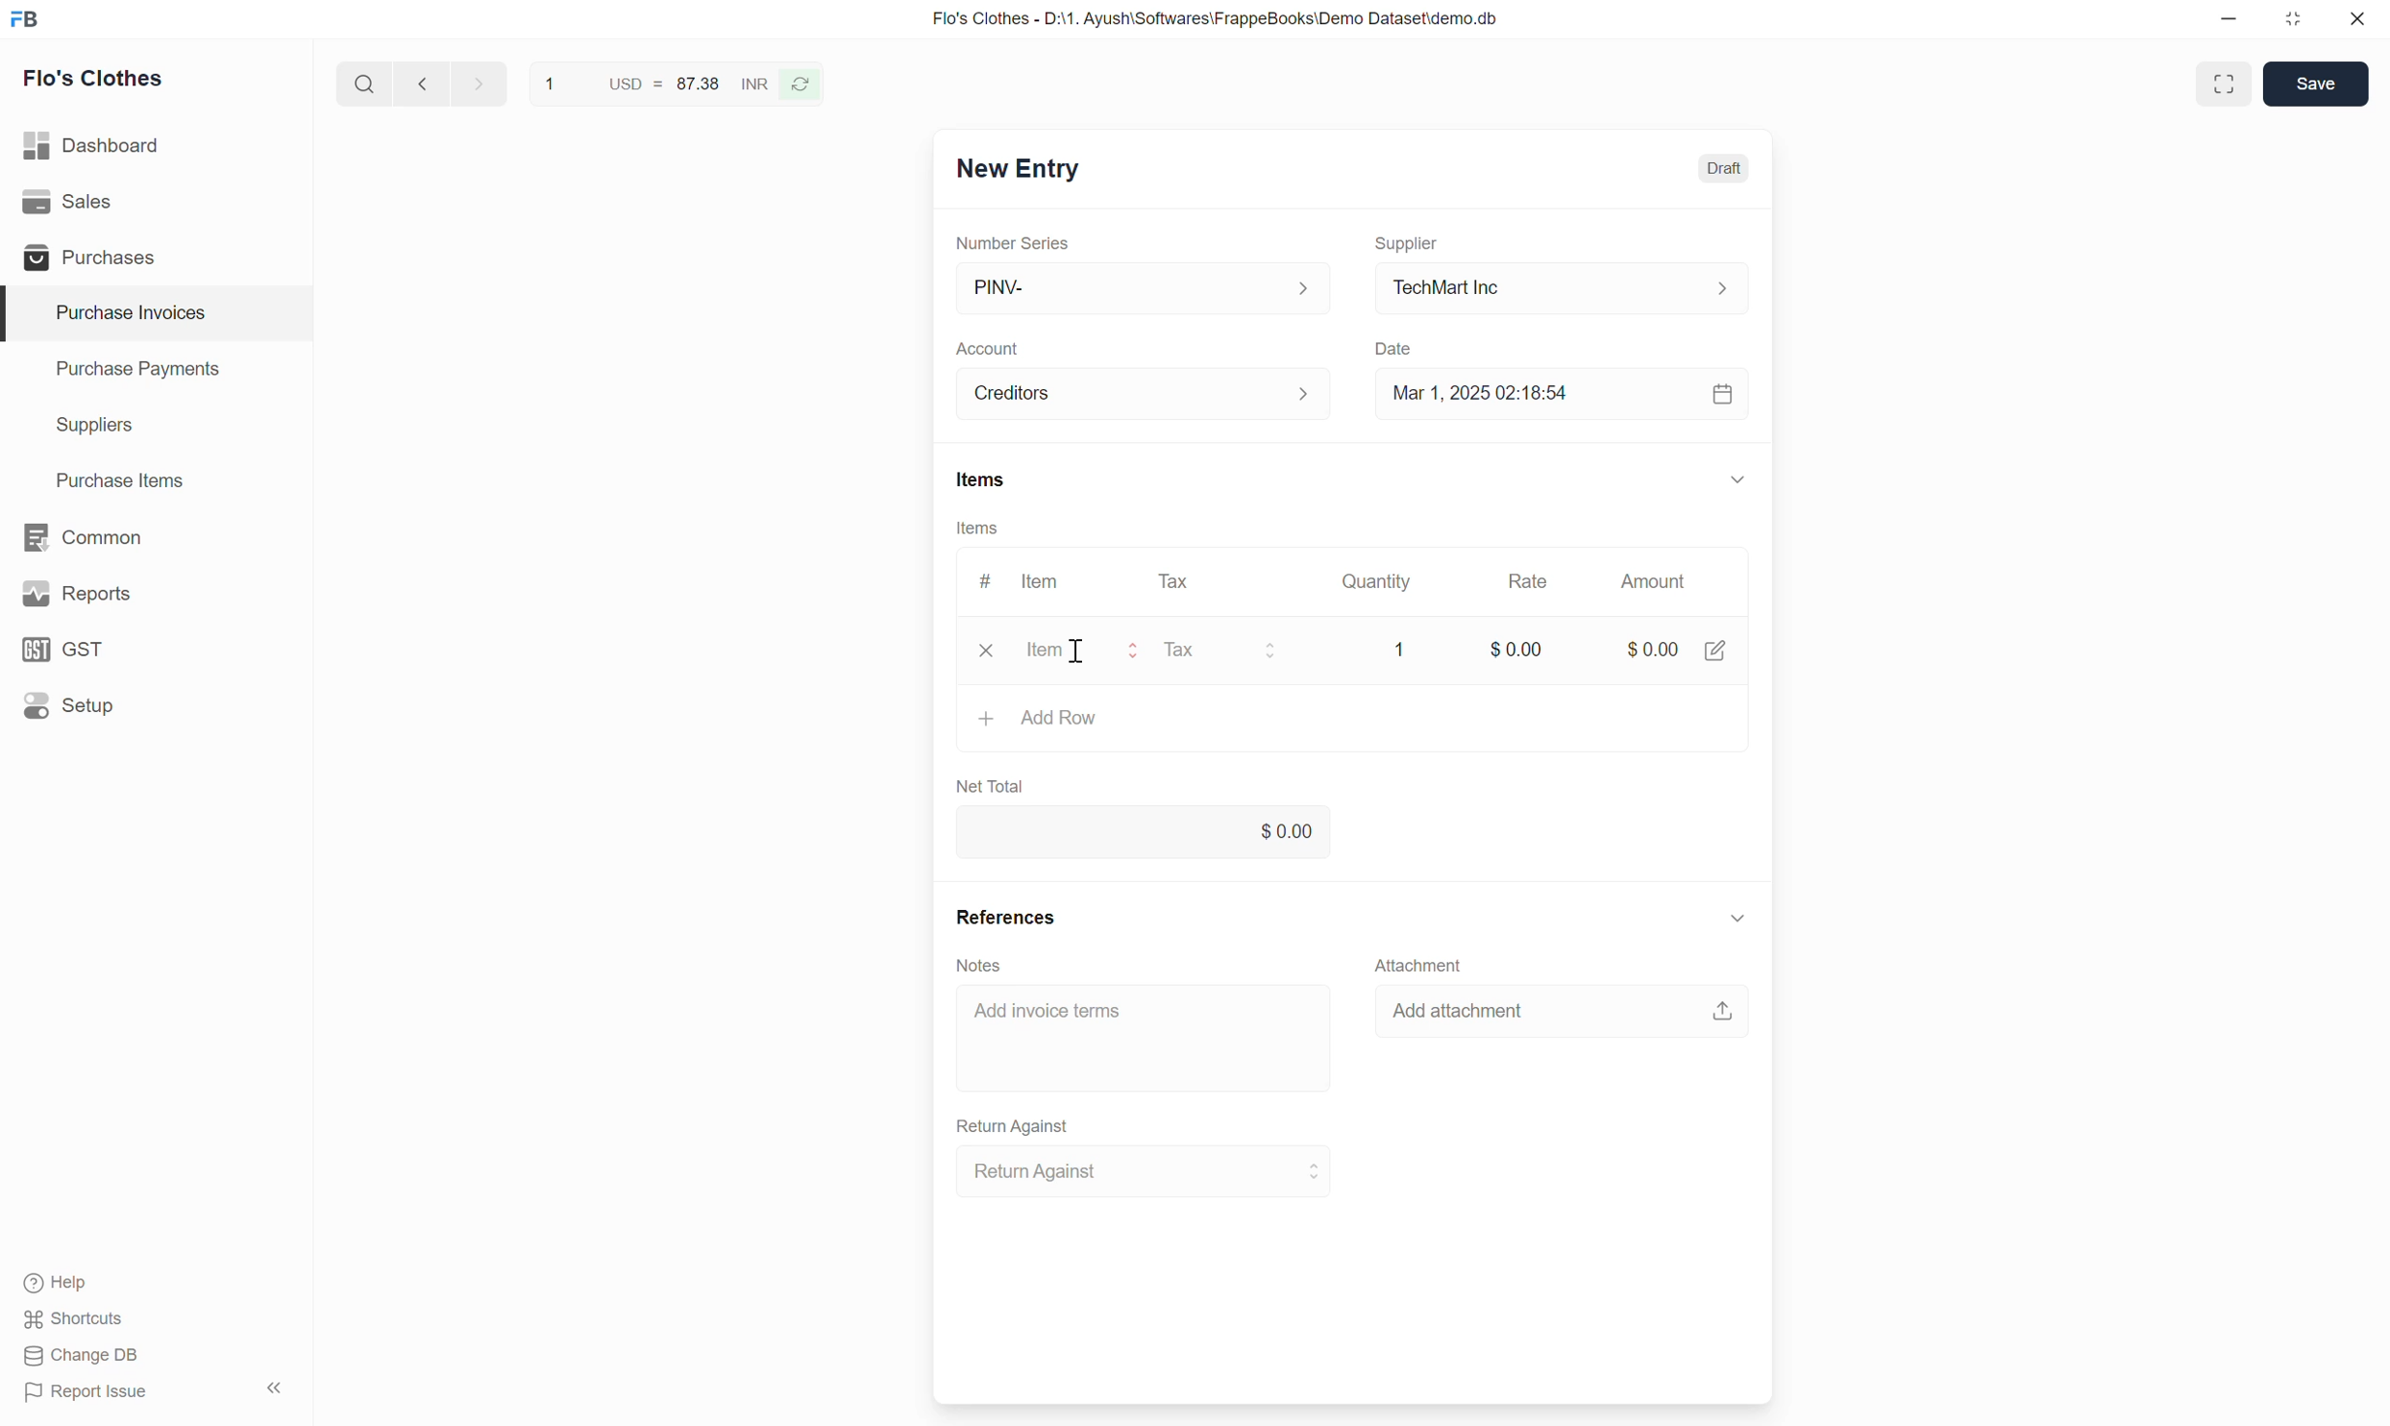 The width and height of the screenshot is (2390, 1426). What do you see at coordinates (1660, 581) in the screenshot?
I see `Amount` at bounding box center [1660, 581].